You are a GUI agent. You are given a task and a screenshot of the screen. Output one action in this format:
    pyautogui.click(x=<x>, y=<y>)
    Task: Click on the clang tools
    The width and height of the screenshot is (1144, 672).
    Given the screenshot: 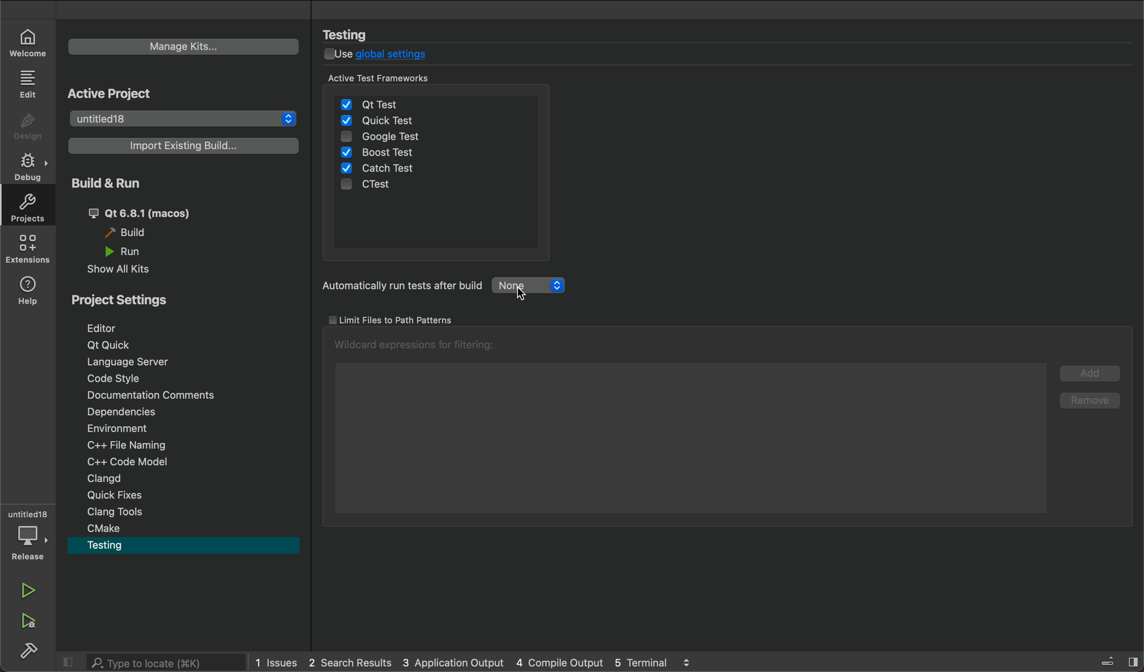 What is the action you would take?
    pyautogui.click(x=124, y=513)
    